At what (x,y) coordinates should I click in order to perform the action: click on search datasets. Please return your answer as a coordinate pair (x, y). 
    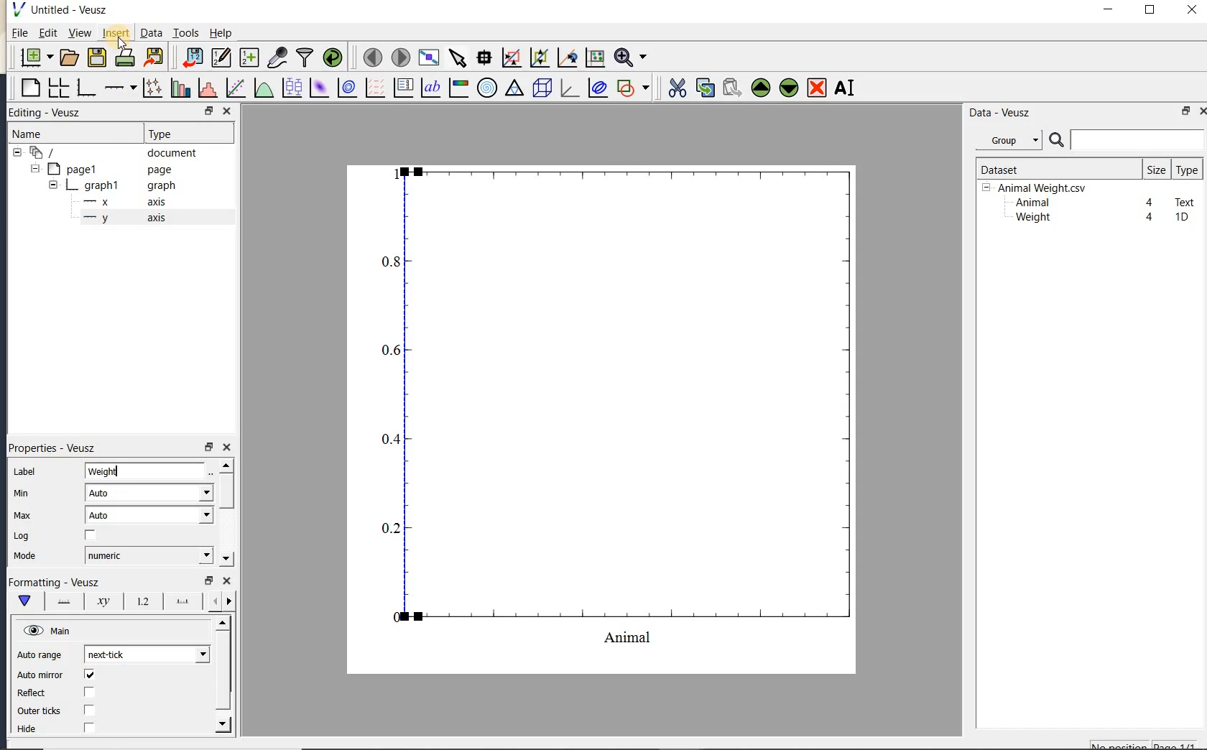
    Looking at the image, I should click on (1127, 140).